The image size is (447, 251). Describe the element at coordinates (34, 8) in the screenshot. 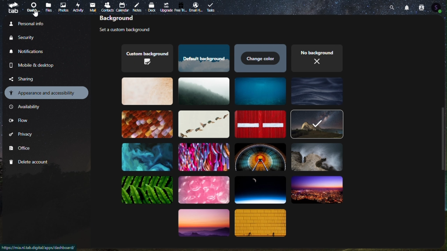

I see `dashboard` at that location.